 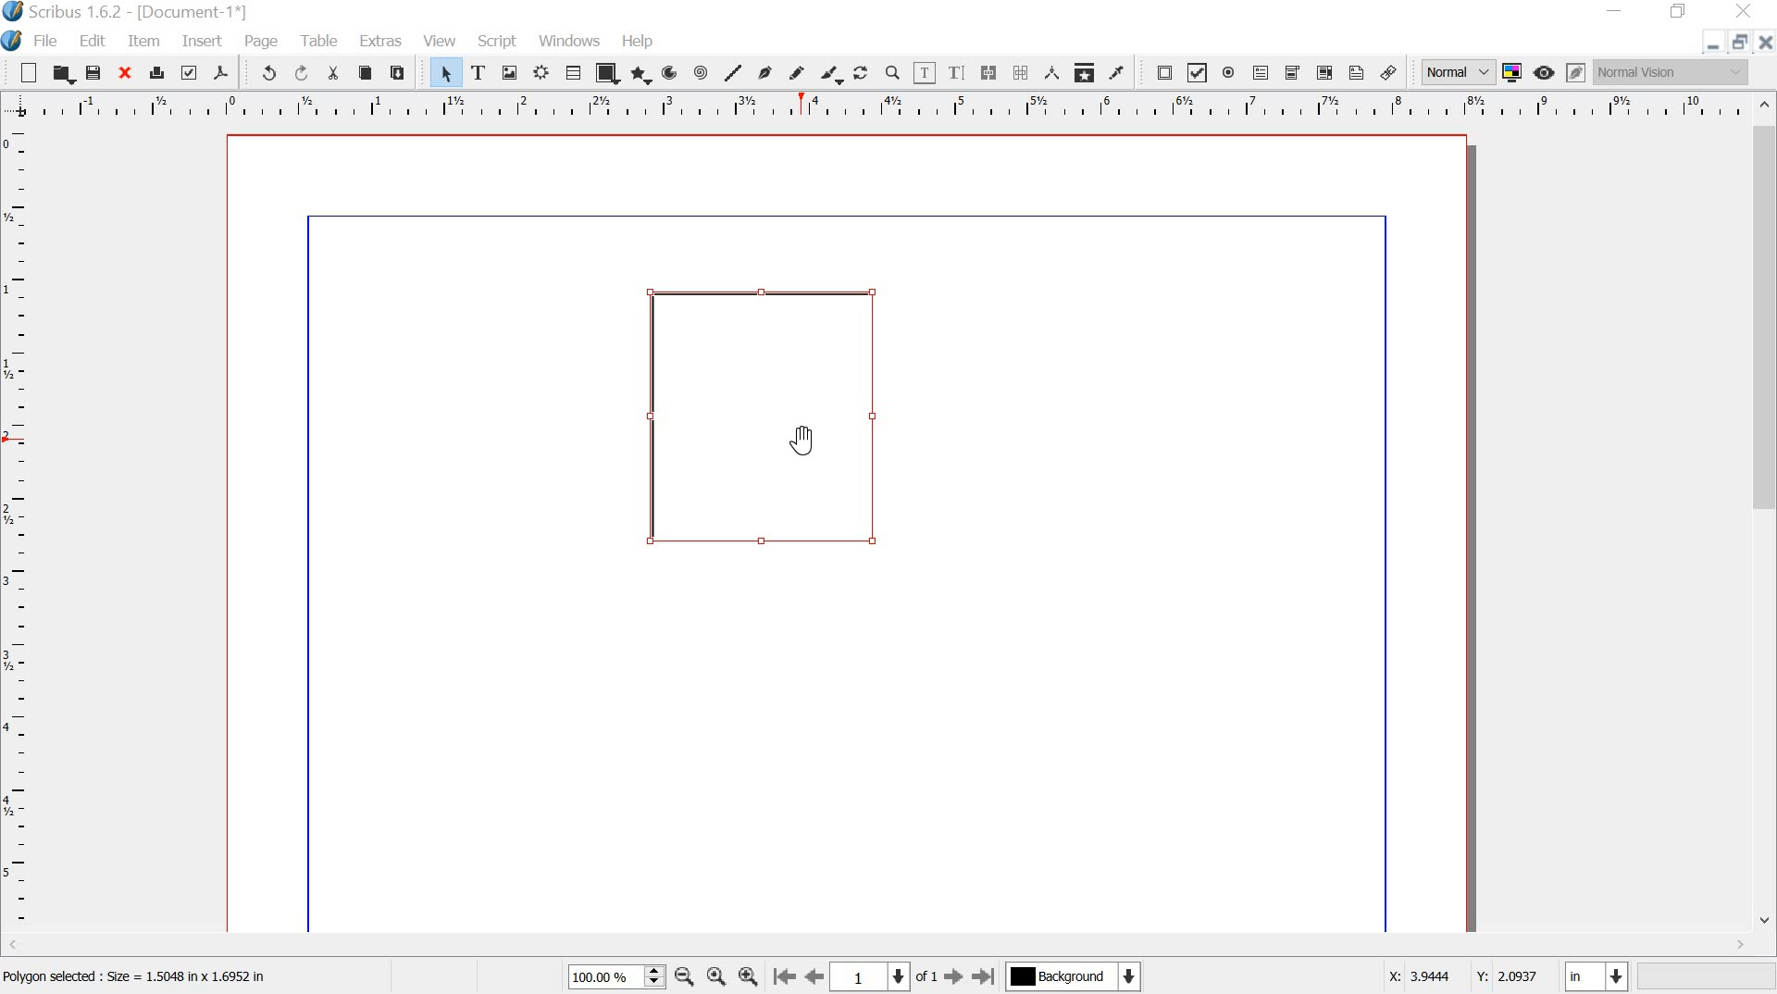 What do you see at coordinates (1617, 9) in the screenshot?
I see `minimize` at bounding box center [1617, 9].